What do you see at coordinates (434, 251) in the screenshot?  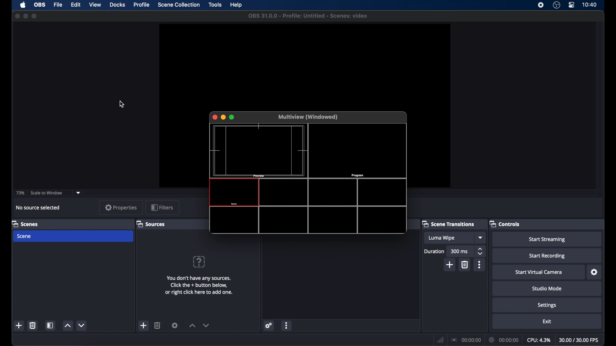 I see `duration` at bounding box center [434, 251].